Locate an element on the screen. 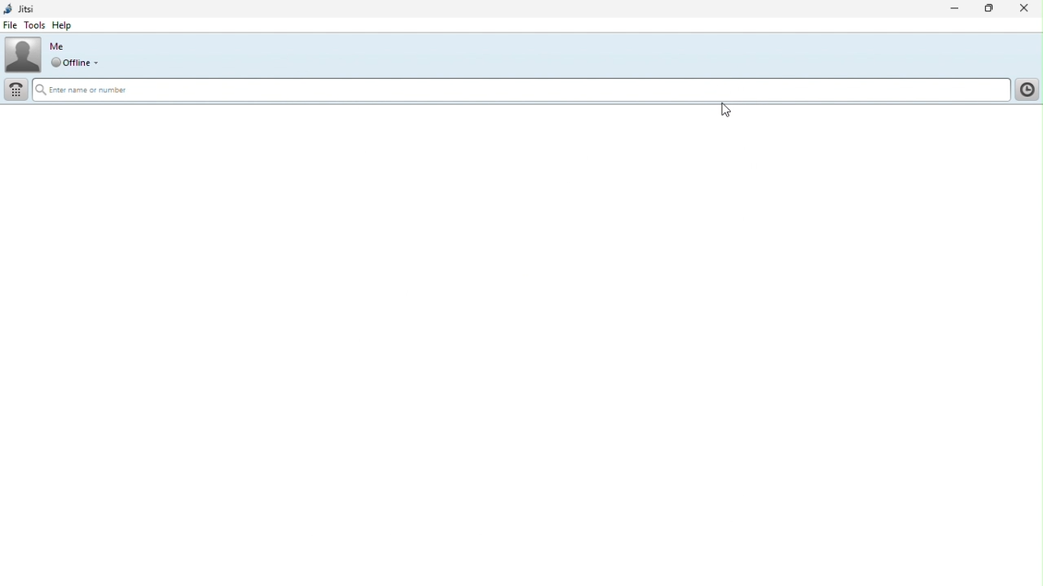  Jitsi is located at coordinates (21, 7).